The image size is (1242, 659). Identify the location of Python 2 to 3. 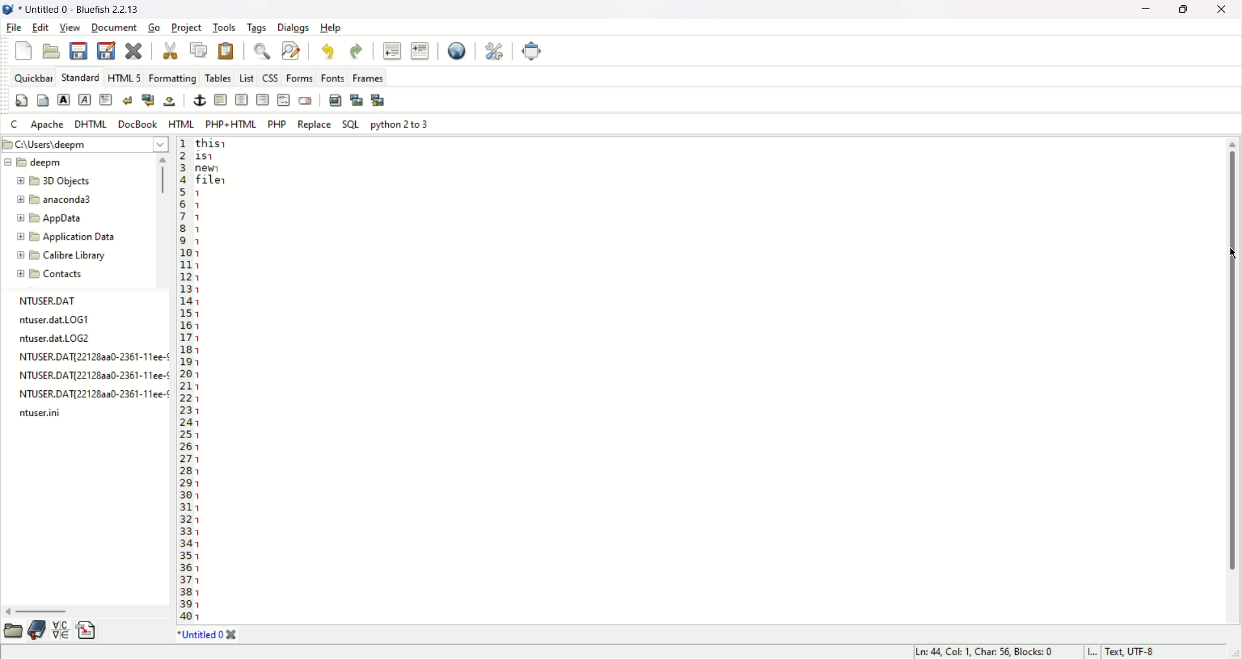
(400, 124).